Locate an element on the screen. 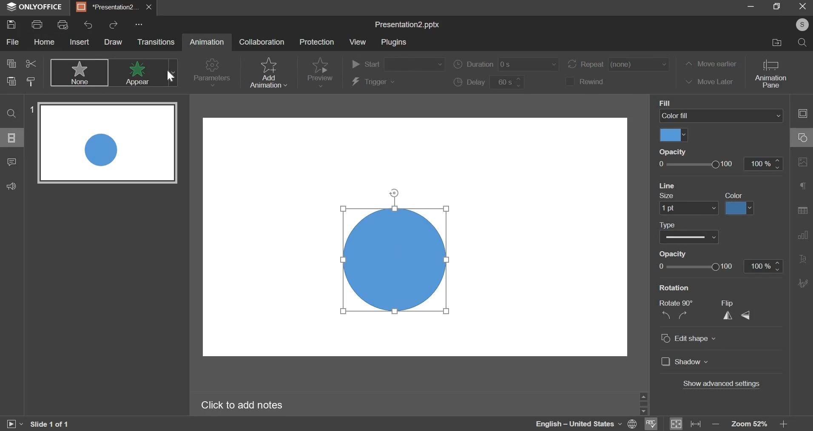 The image size is (813, 431). language is located at coordinates (586, 424).